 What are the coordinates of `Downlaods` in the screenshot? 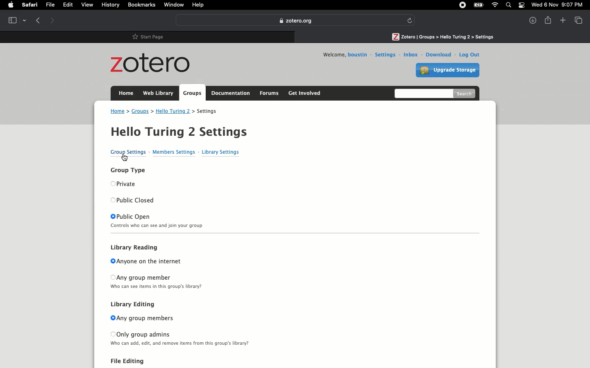 It's located at (530, 20).